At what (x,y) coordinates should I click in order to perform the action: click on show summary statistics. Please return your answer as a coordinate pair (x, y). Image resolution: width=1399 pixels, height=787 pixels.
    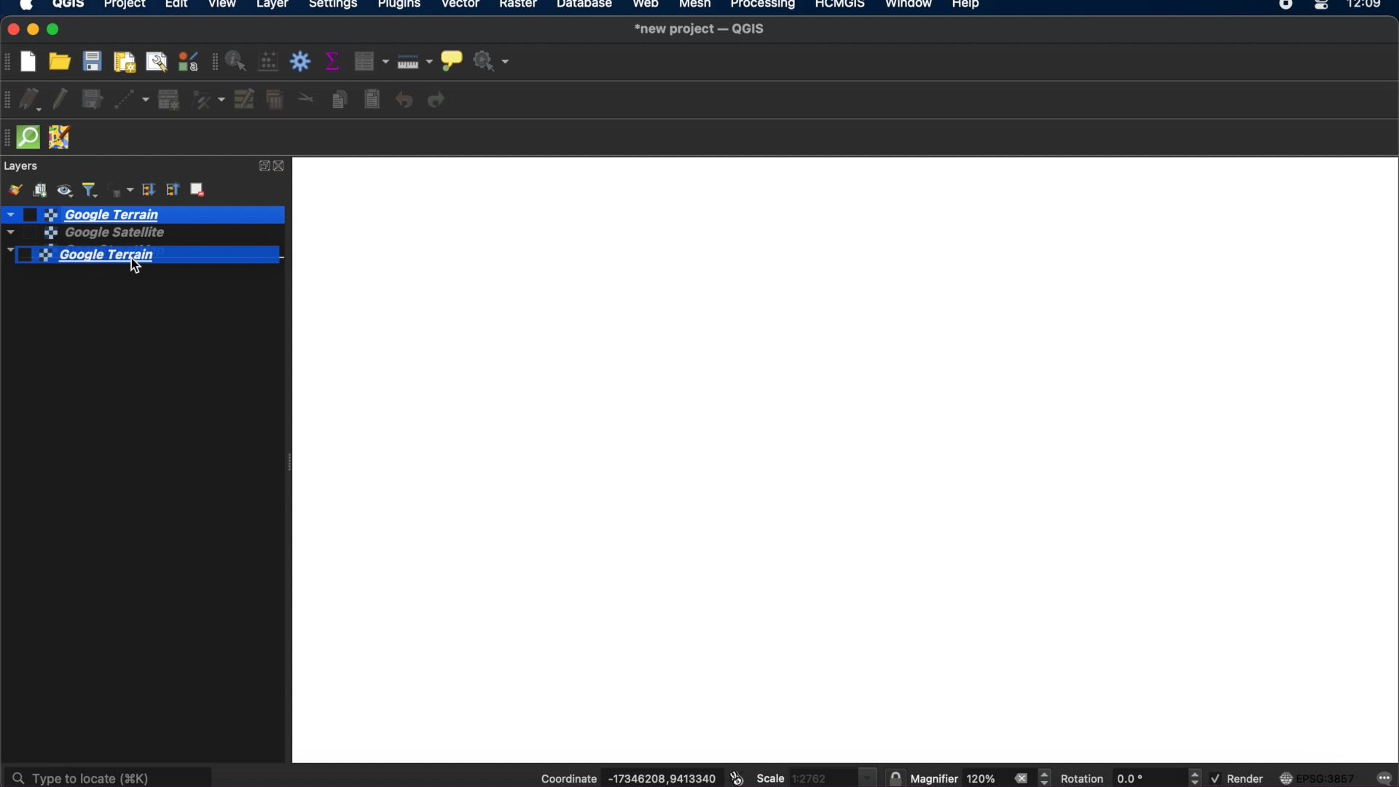
    Looking at the image, I should click on (335, 61).